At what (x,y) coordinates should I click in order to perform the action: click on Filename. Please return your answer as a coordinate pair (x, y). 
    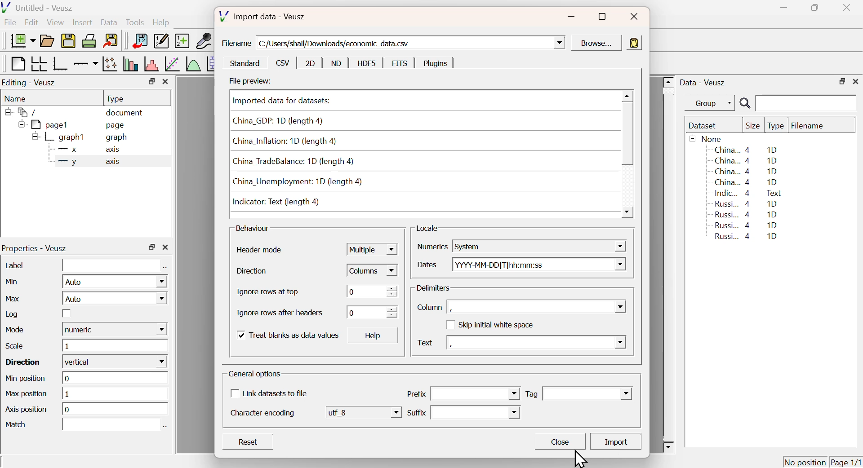
    Looking at the image, I should click on (812, 126).